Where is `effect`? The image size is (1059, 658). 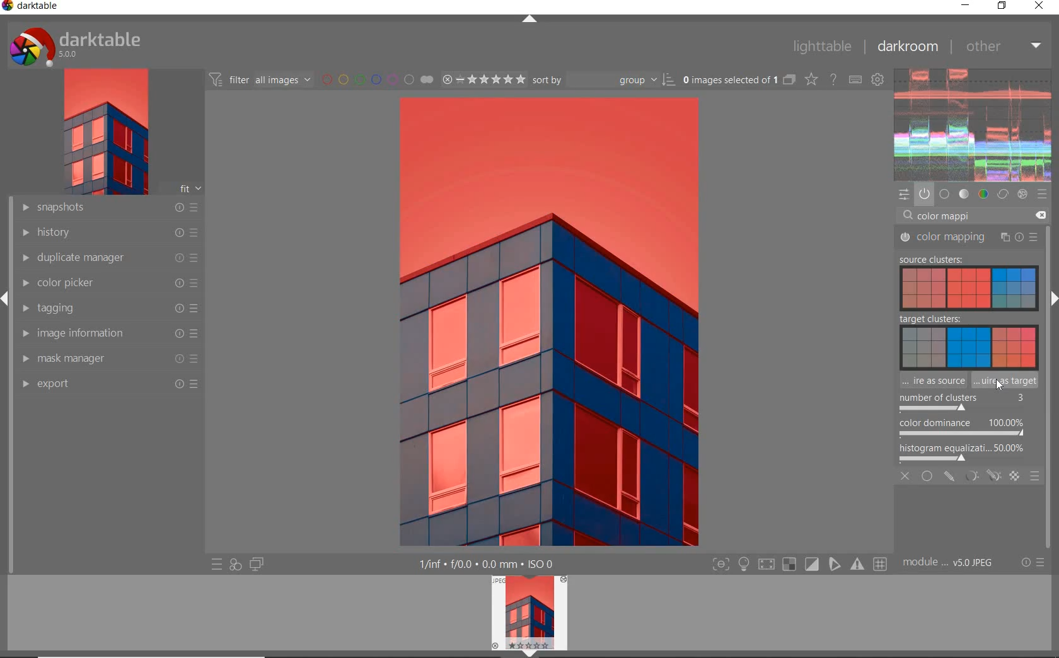
effect is located at coordinates (1022, 195).